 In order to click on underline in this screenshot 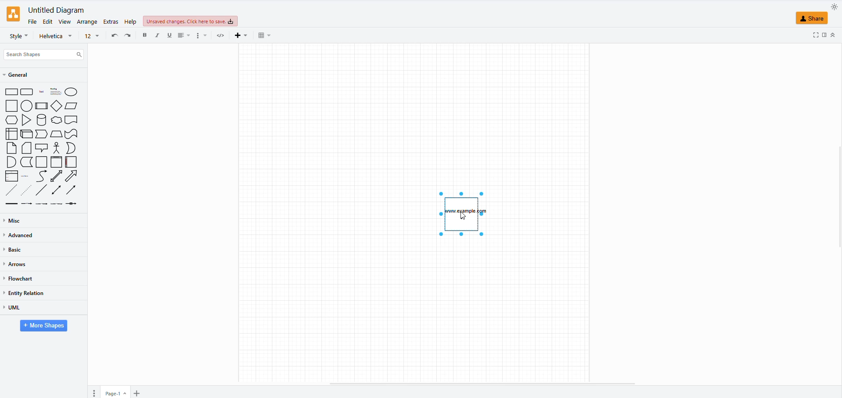, I will do `click(170, 36)`.